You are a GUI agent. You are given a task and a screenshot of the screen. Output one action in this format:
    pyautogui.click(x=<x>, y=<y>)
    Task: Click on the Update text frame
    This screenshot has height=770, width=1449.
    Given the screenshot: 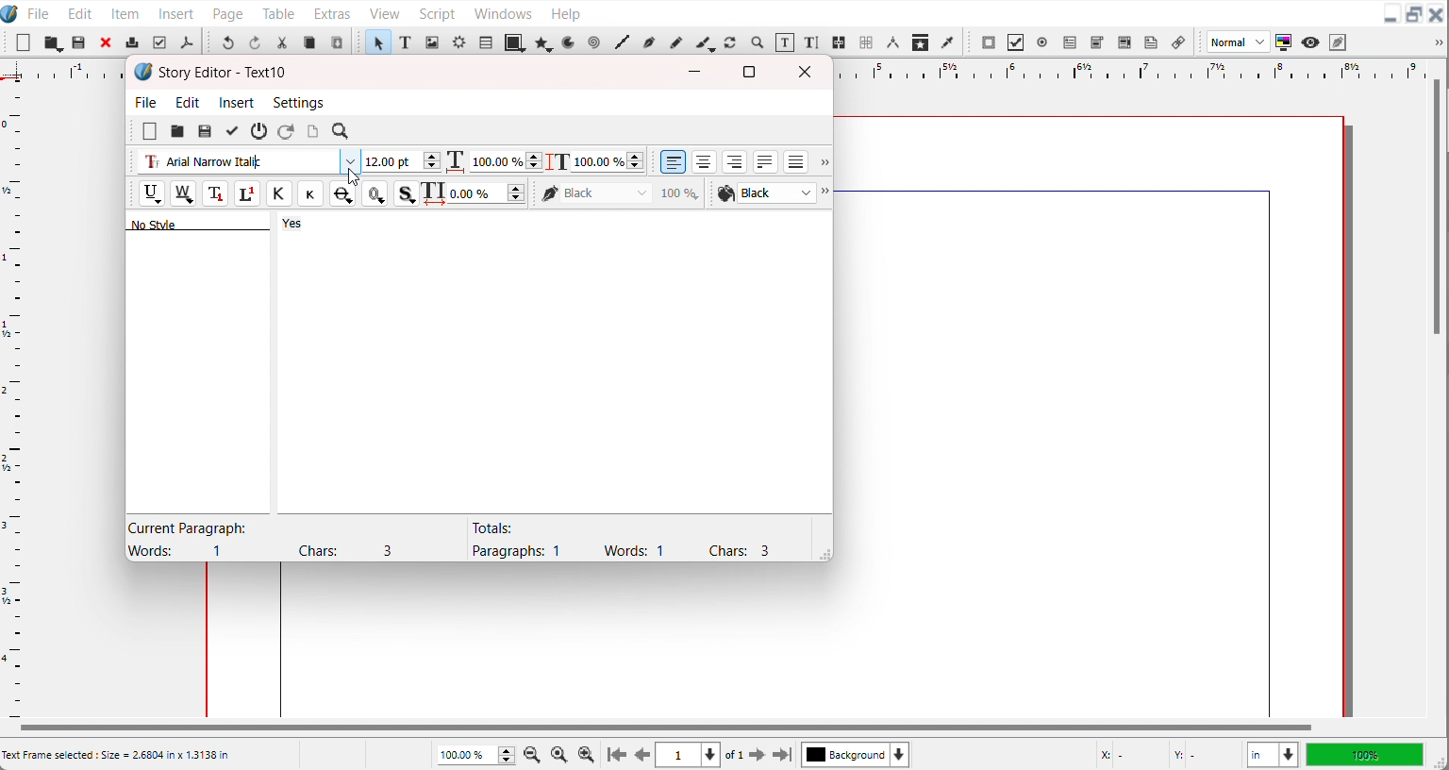 What is the action you would take?
    pyautogui.click(x=312, y=131)
    